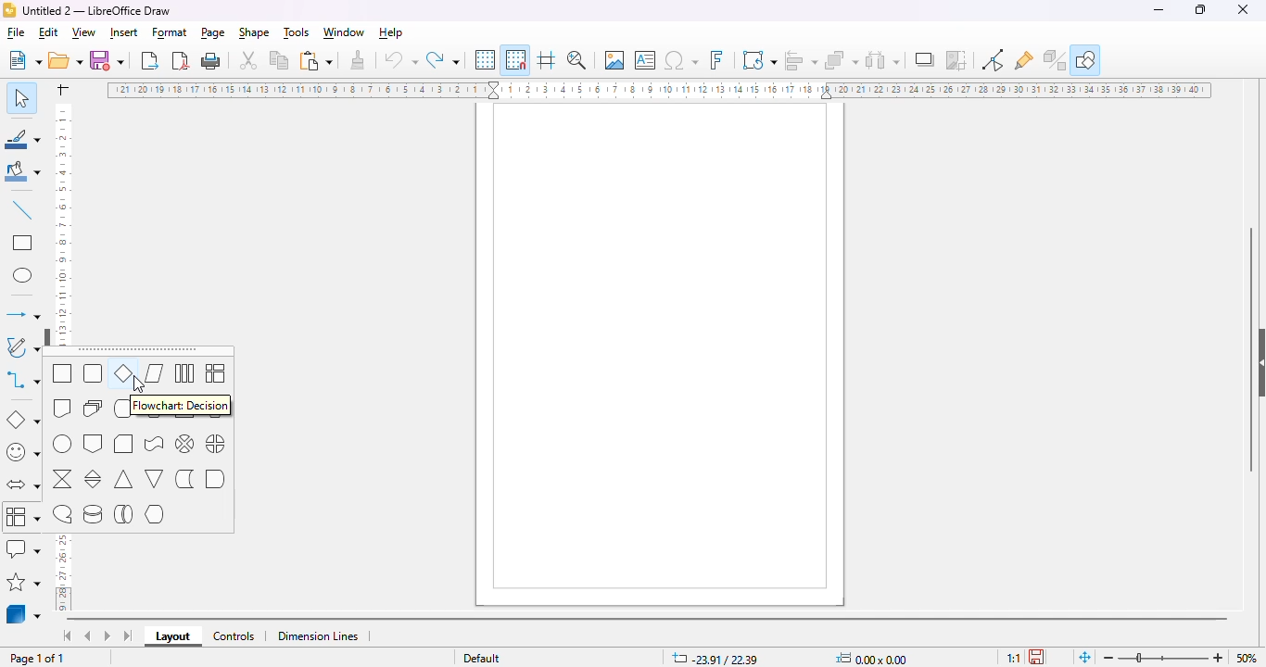  I want to click on 3D objects, so click(24, 614).